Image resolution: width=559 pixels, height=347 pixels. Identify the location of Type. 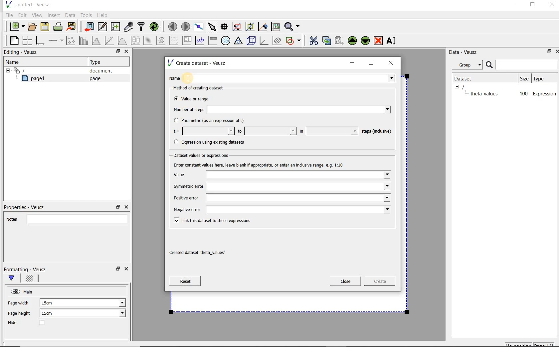
(543, 78).